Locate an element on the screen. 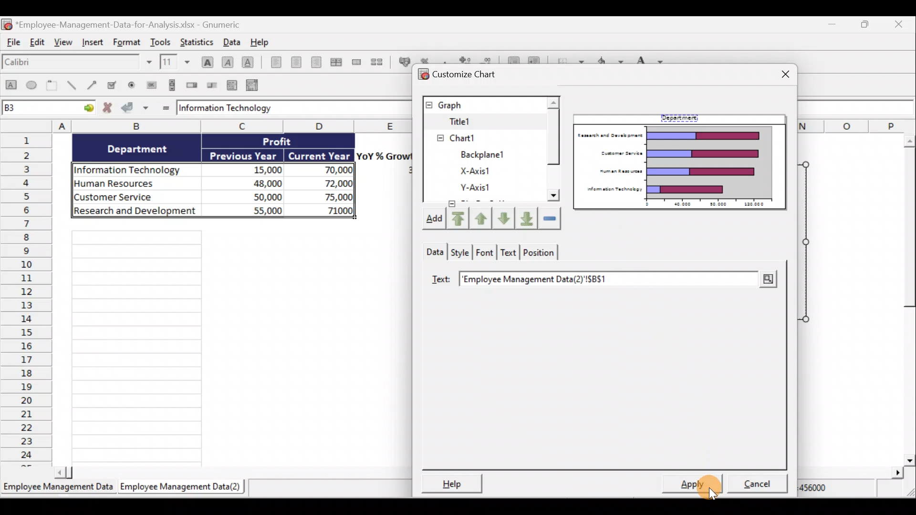 The image size is (916, 515). cursor is located at coordinates (712, 494).